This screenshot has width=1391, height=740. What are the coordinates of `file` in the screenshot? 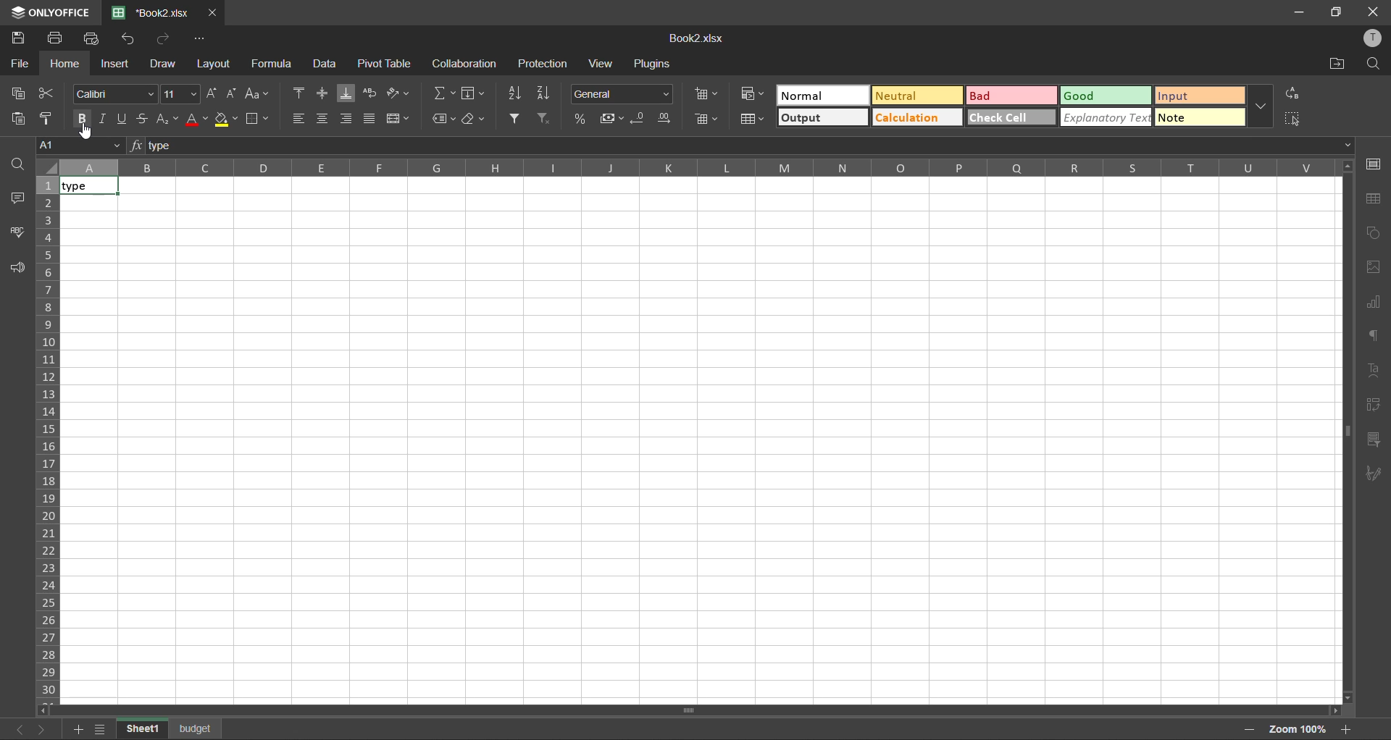 It's located at (20, 62).